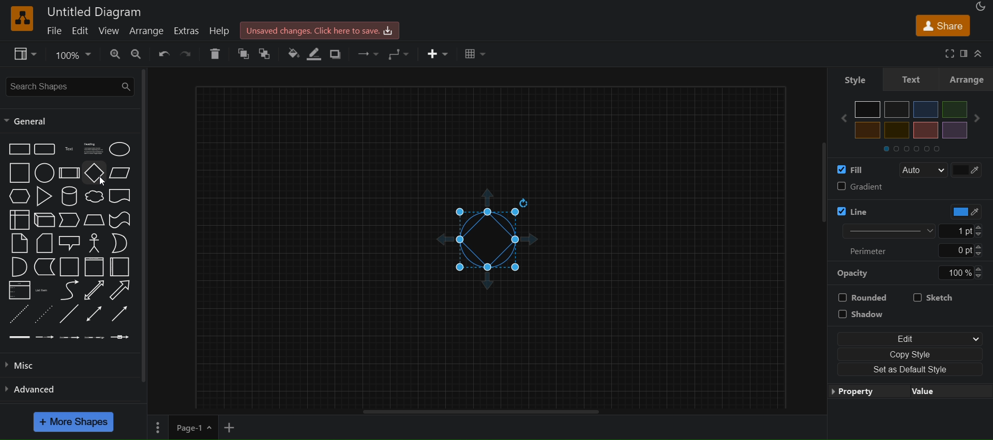 The image size is (993, 440). What do you see at coordinates (149, 228) in the screenshot?
I see `diamond` at bounding box center [149, 228].